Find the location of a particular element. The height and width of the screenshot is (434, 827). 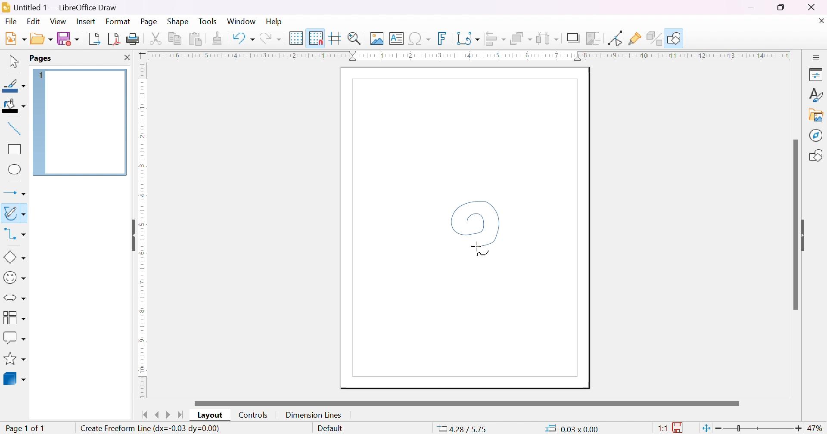

crop image is located at coordinates (593, 38).